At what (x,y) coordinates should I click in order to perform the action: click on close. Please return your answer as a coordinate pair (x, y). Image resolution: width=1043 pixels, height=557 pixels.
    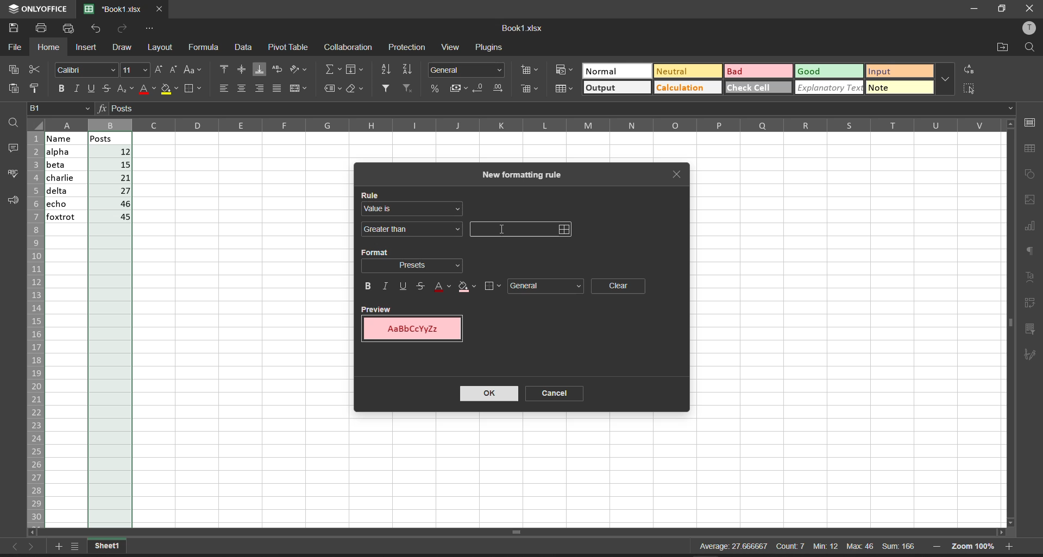
    Looking at the image, I should click on (1032, 8).